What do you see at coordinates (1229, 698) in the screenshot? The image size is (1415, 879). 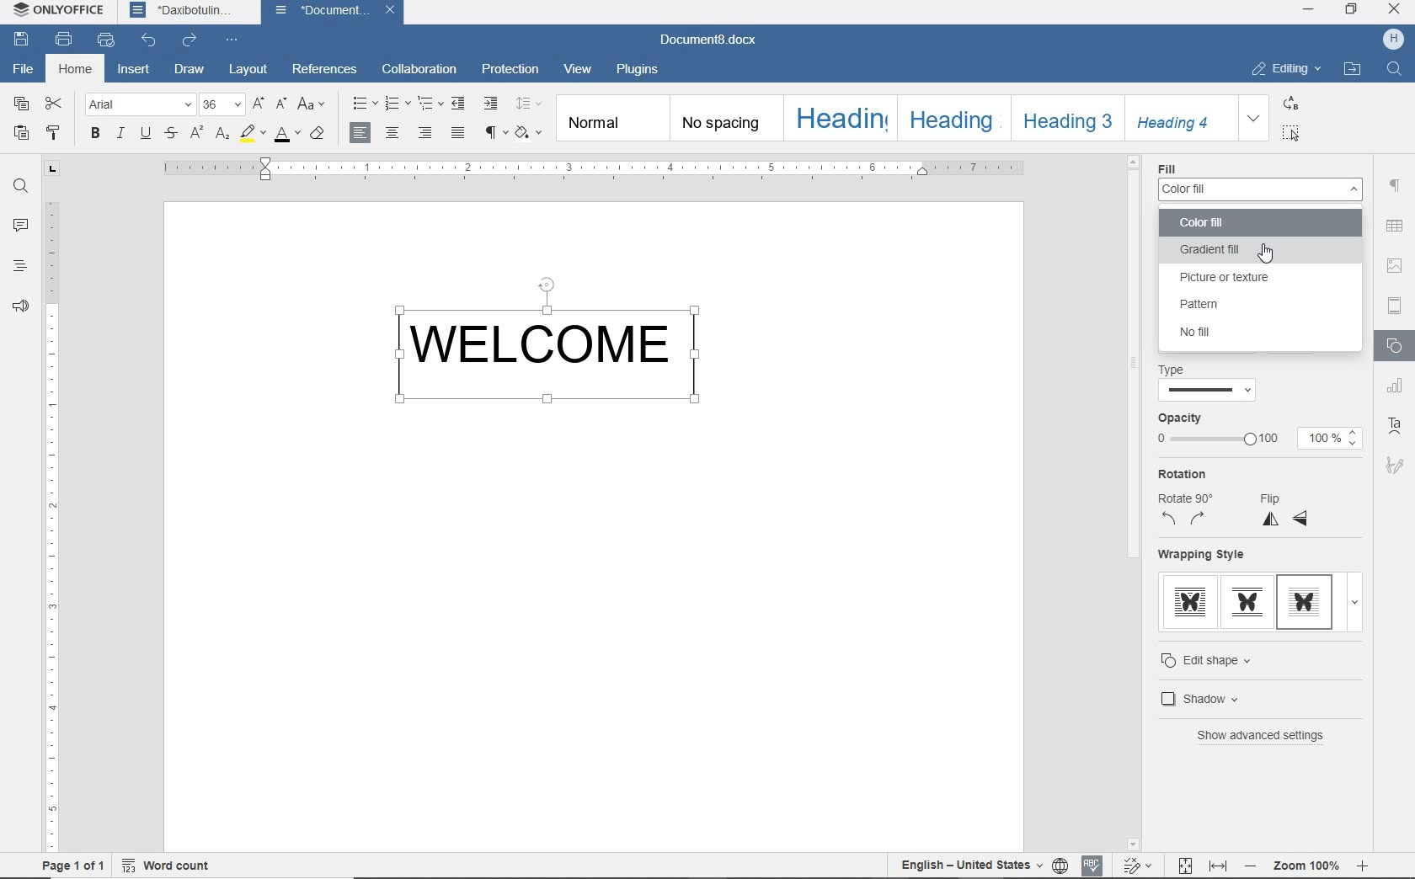 I see `shadow` at bounding box center [1229, 698].